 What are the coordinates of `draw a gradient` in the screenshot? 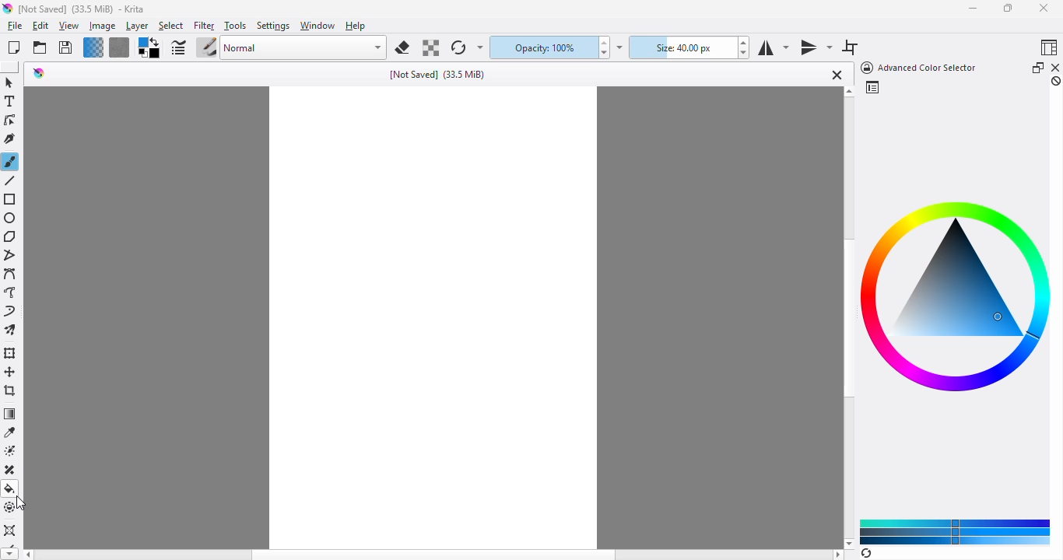 It's located at (10, 413).